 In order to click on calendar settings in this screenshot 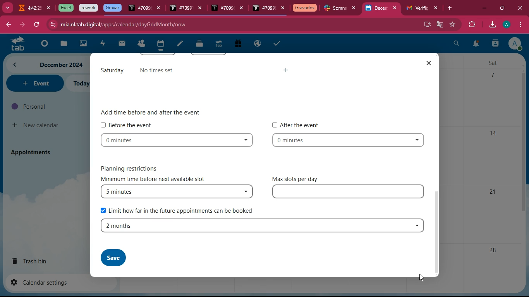, I will do `click(43, 282)`.